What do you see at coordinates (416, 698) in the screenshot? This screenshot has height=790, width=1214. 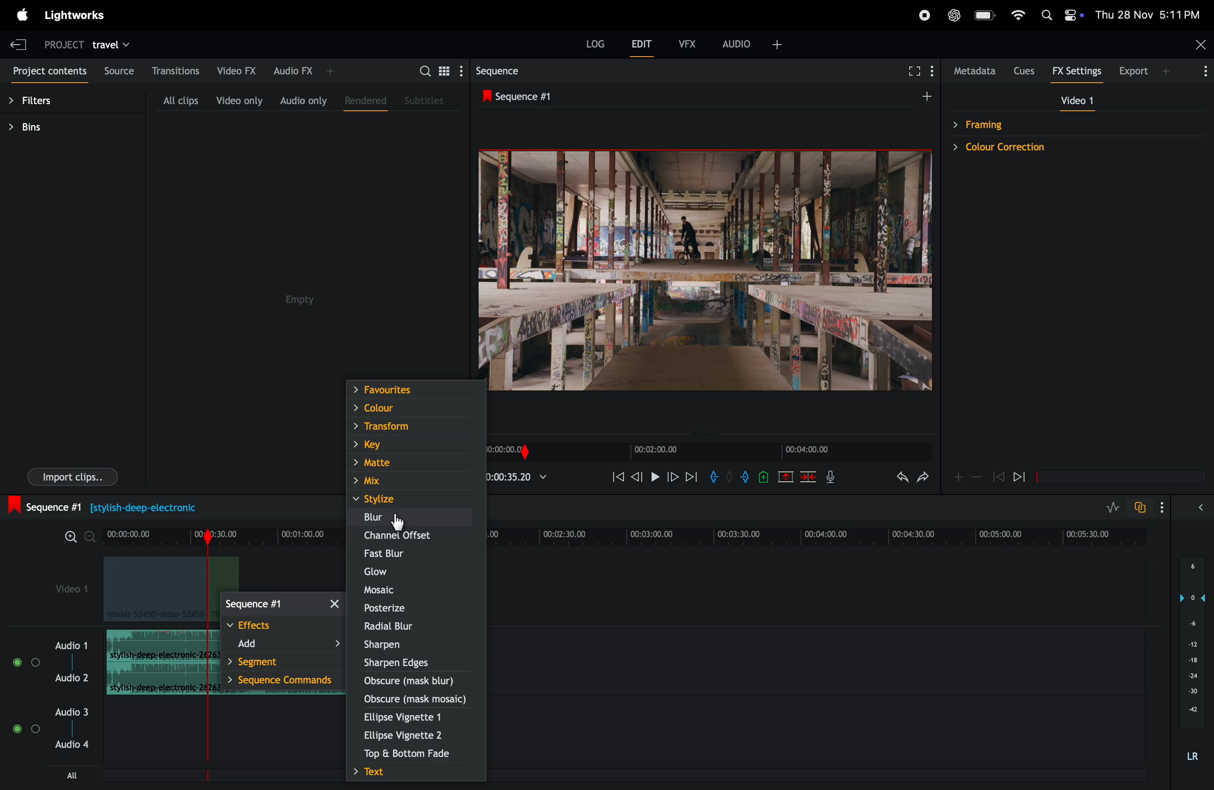 I see `obsecure mask mosaic` at bounding box center [416, 698].